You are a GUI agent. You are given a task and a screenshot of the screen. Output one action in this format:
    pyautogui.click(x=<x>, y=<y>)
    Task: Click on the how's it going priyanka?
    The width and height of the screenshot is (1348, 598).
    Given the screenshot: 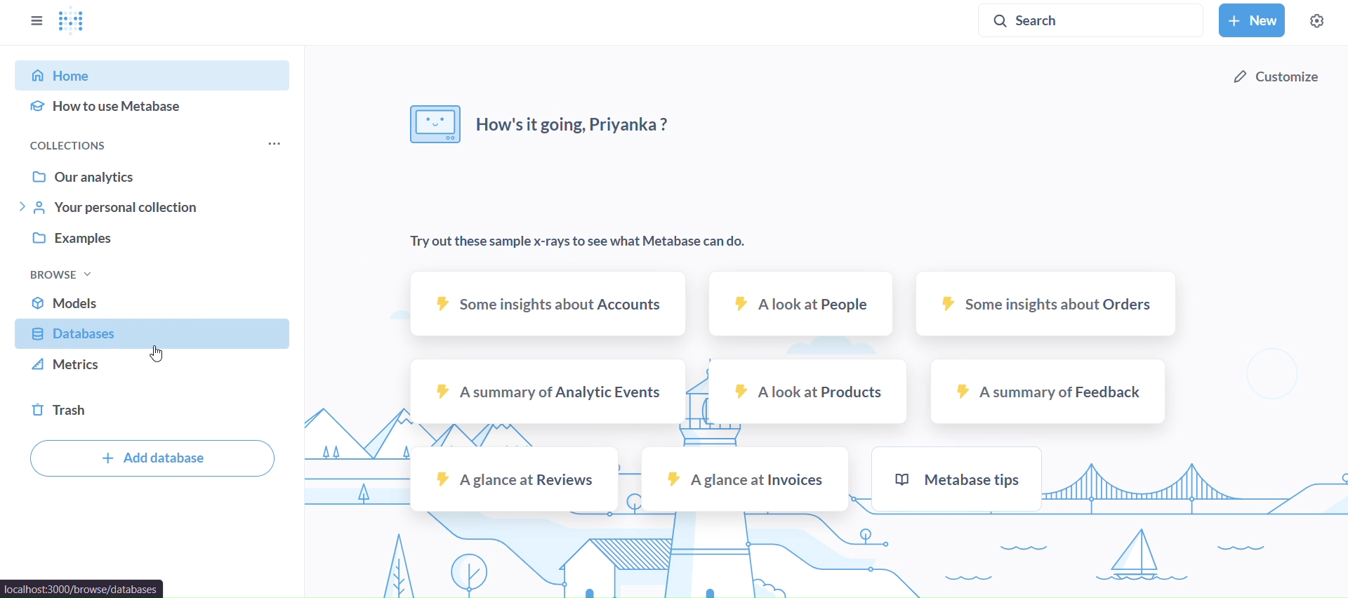 What is the action you would take?
    pyautogui.click(x=544, y=123)
    